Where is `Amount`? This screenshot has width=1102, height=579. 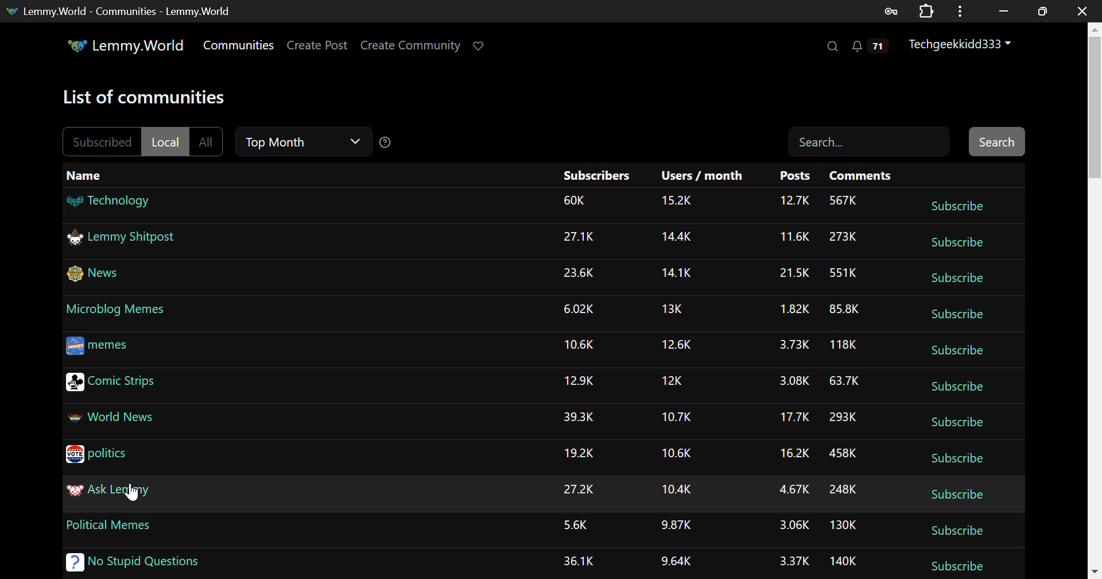 Amount is located at coordinates (795, 489).